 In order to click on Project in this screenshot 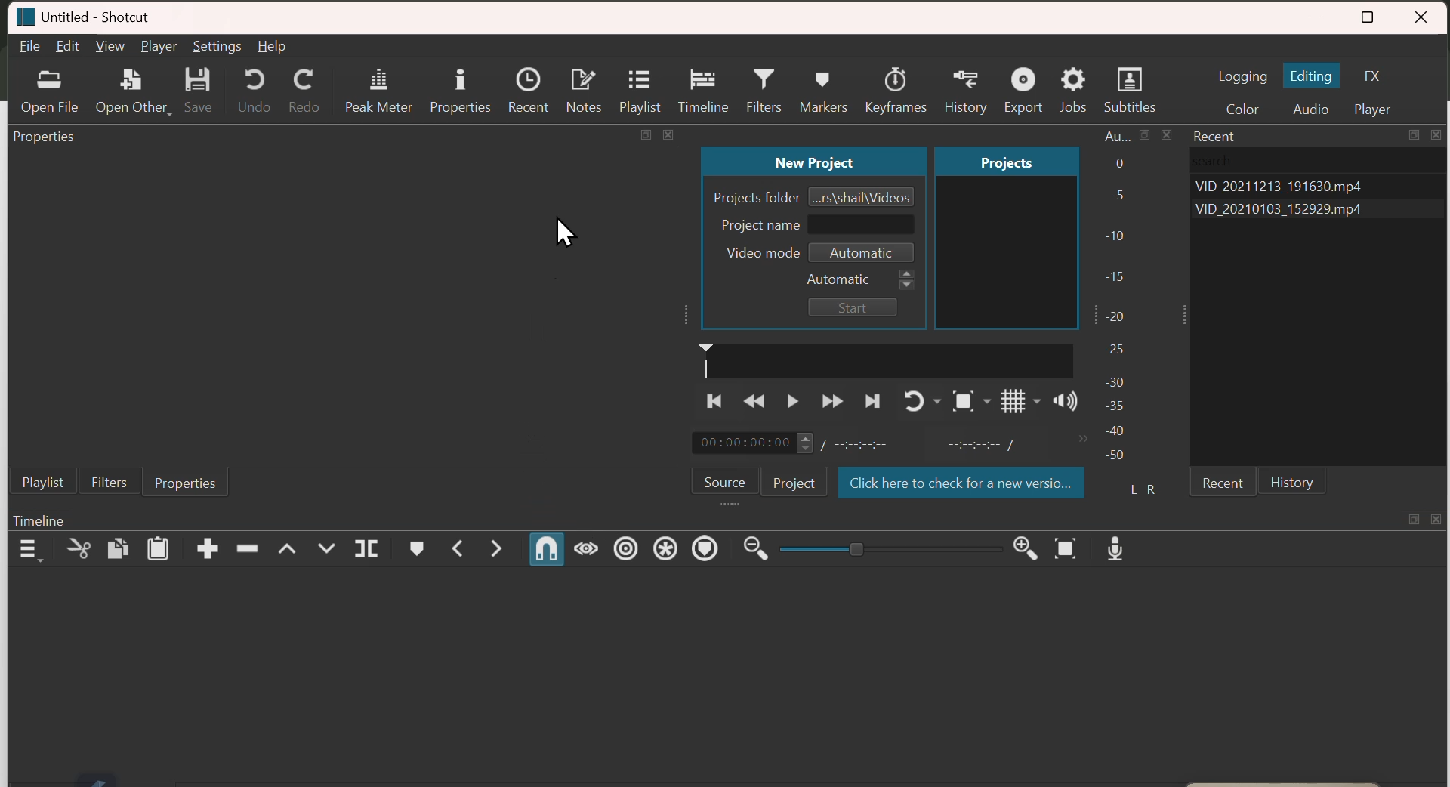, I will do `click(792, 483)`.